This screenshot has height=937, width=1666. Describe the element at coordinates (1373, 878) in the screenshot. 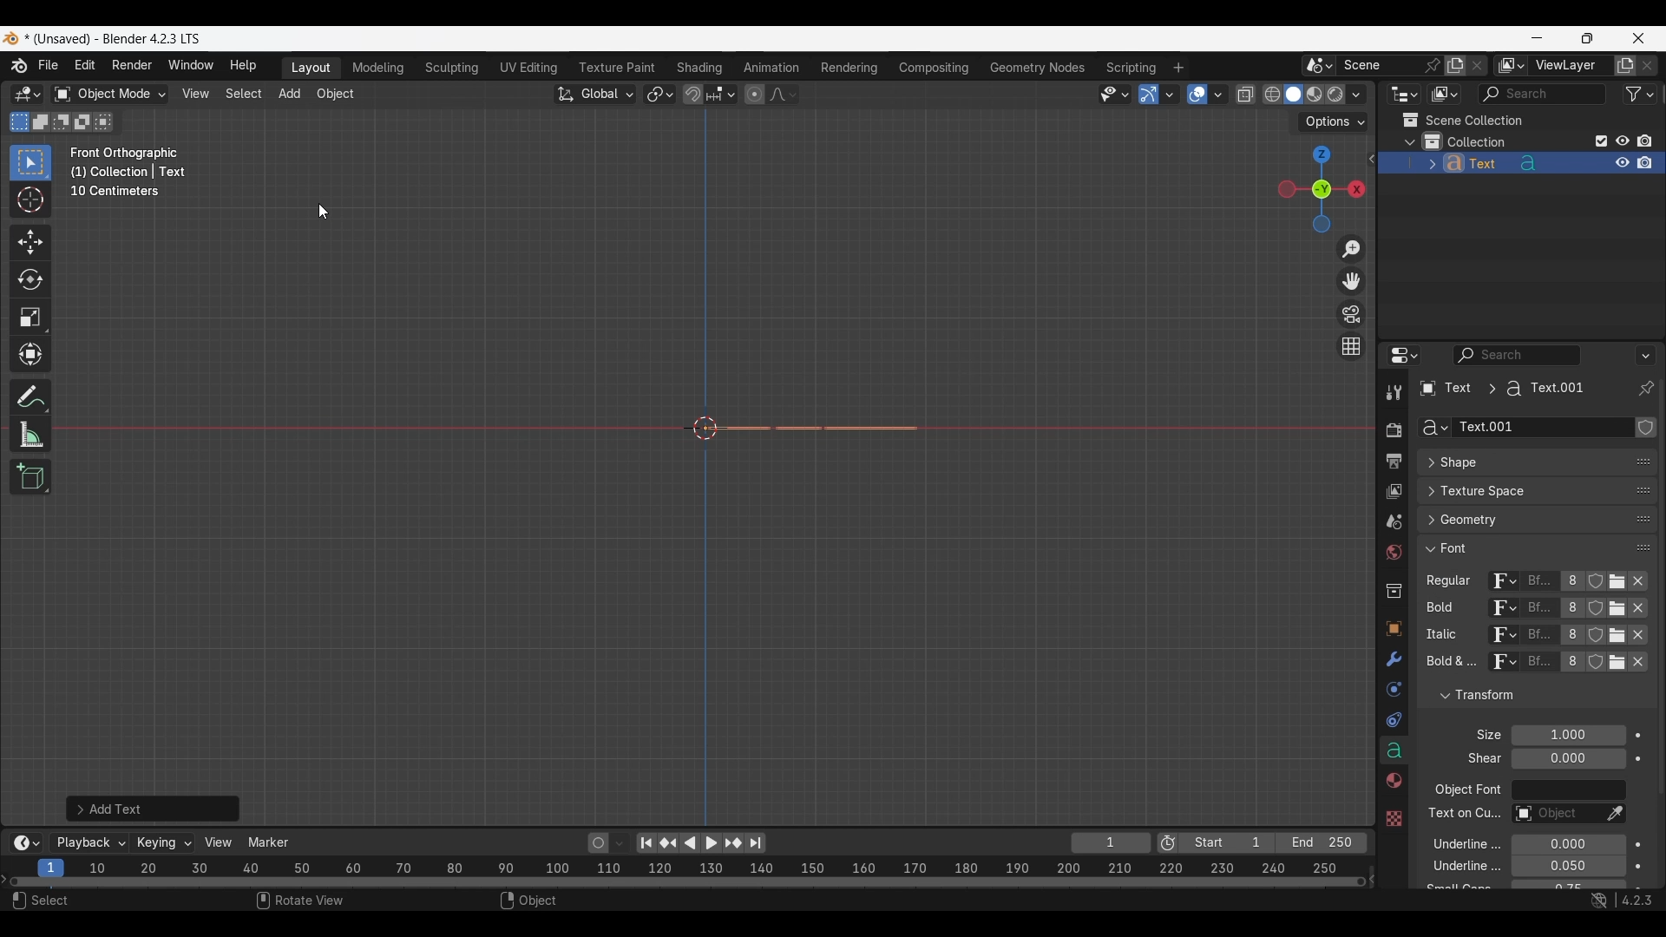

I see `Decrease frames space` at that location.